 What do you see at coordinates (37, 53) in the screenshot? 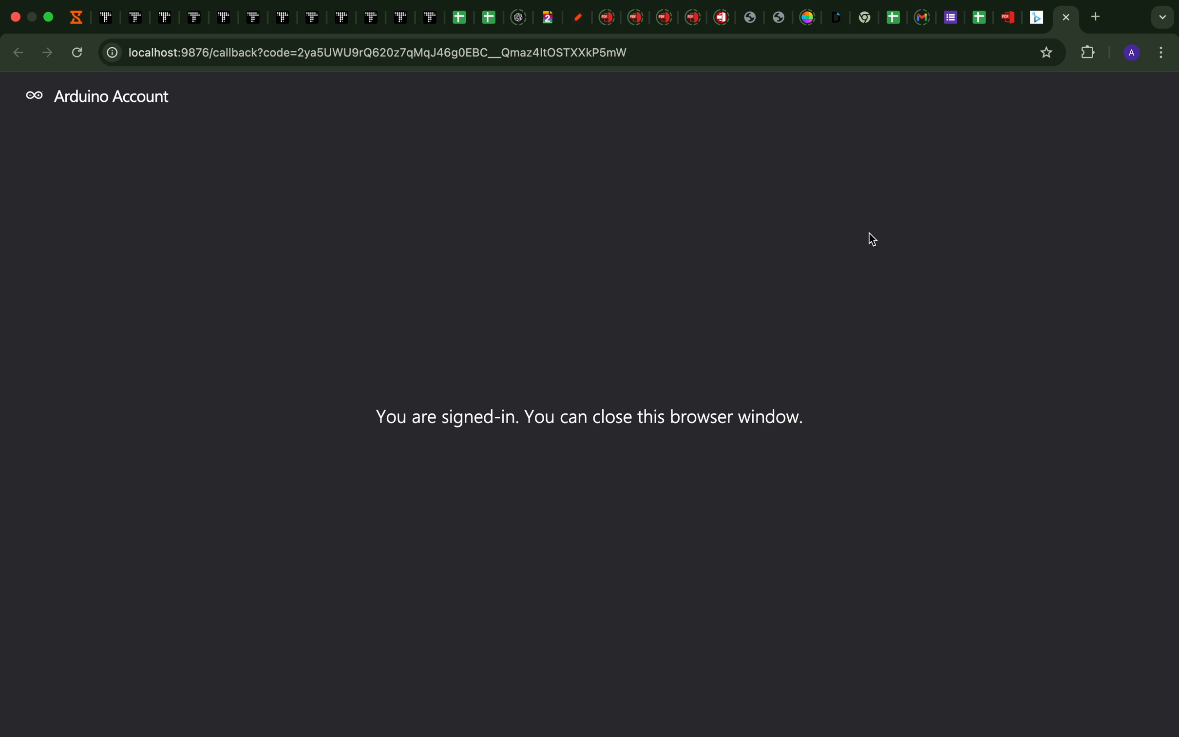
I see `arrows` at bounding box center [37, 53].